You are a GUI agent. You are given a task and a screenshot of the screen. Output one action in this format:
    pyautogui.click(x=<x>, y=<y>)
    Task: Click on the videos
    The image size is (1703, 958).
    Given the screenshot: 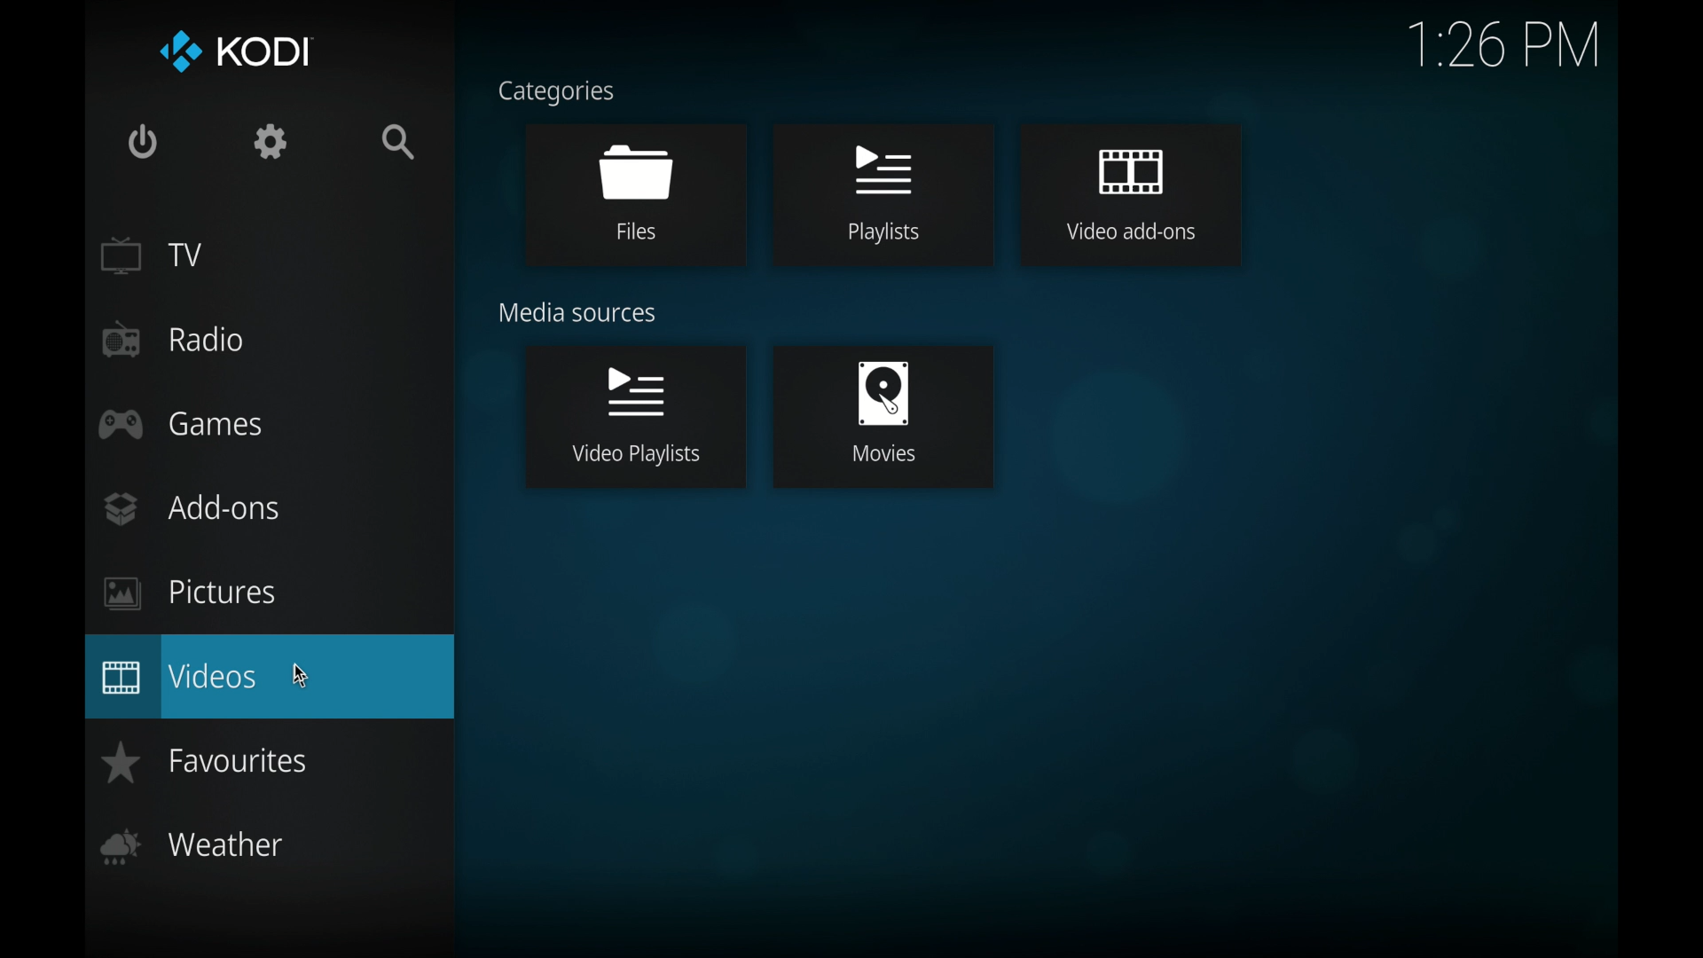 What is the action you would take?
    pyautogui.click(x=271, y=677)
    